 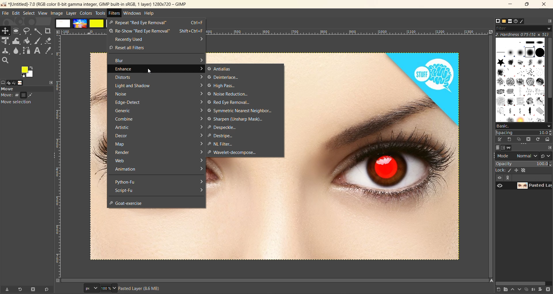 I want to click on high pass, so click(x=222, y=86).